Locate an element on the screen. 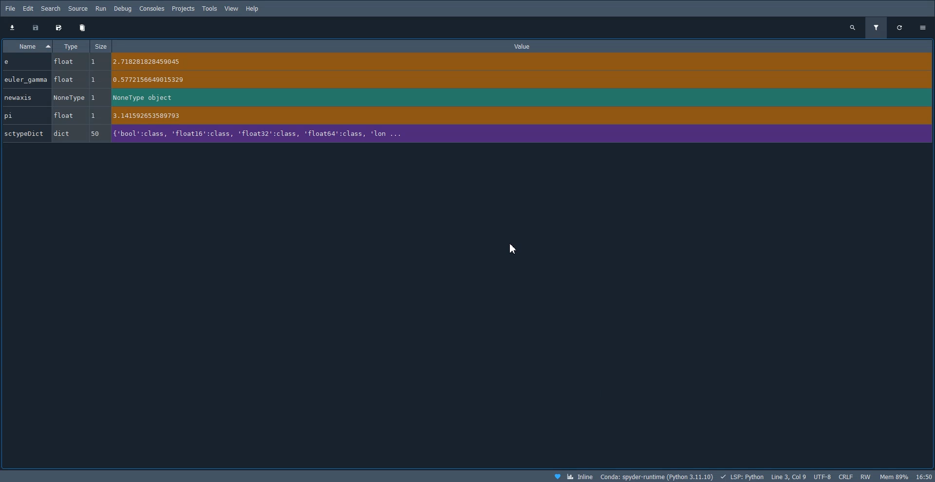  1 is located at coordinates (93, 116).